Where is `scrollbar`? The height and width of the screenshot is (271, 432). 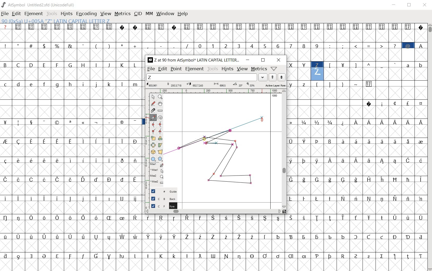 scrollbar is located at coordinates (429, 147).